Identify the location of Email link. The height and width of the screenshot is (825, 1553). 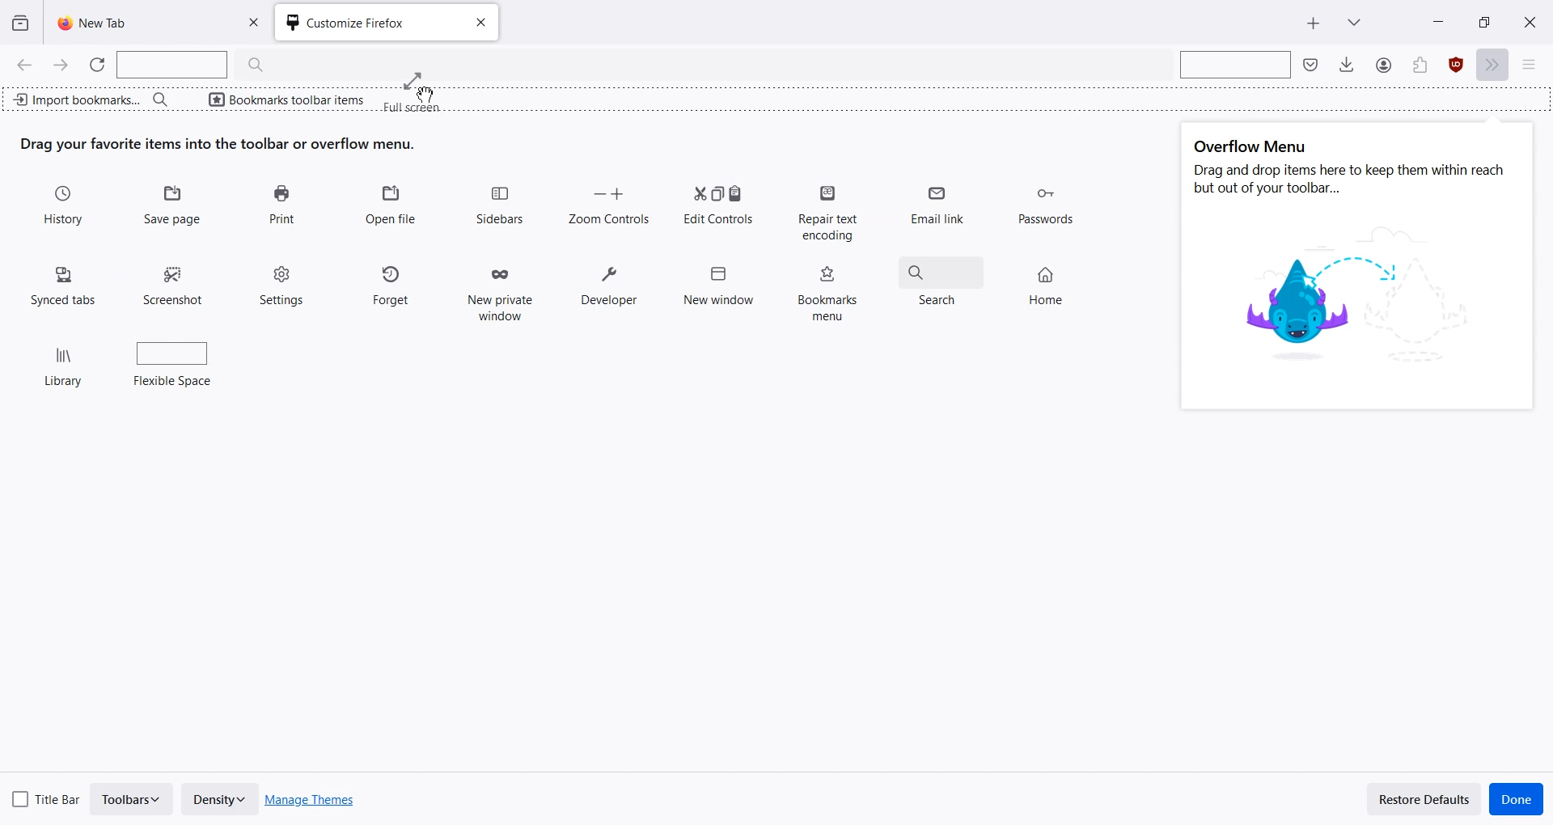
(940, 211).